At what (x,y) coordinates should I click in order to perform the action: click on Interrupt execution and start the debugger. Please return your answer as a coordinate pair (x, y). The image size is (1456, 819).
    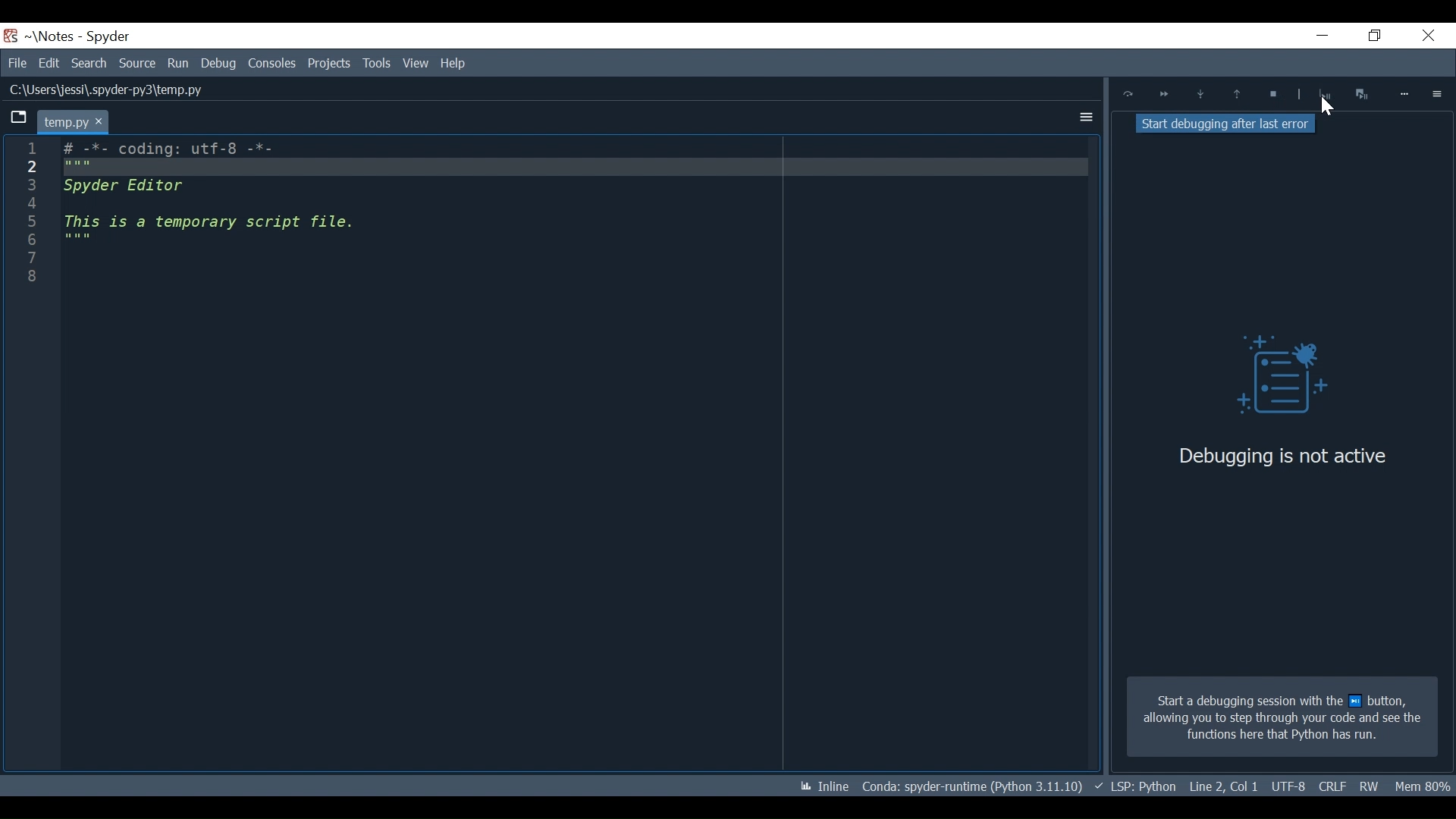
    Looking at the image, I should click on (1363, 93).